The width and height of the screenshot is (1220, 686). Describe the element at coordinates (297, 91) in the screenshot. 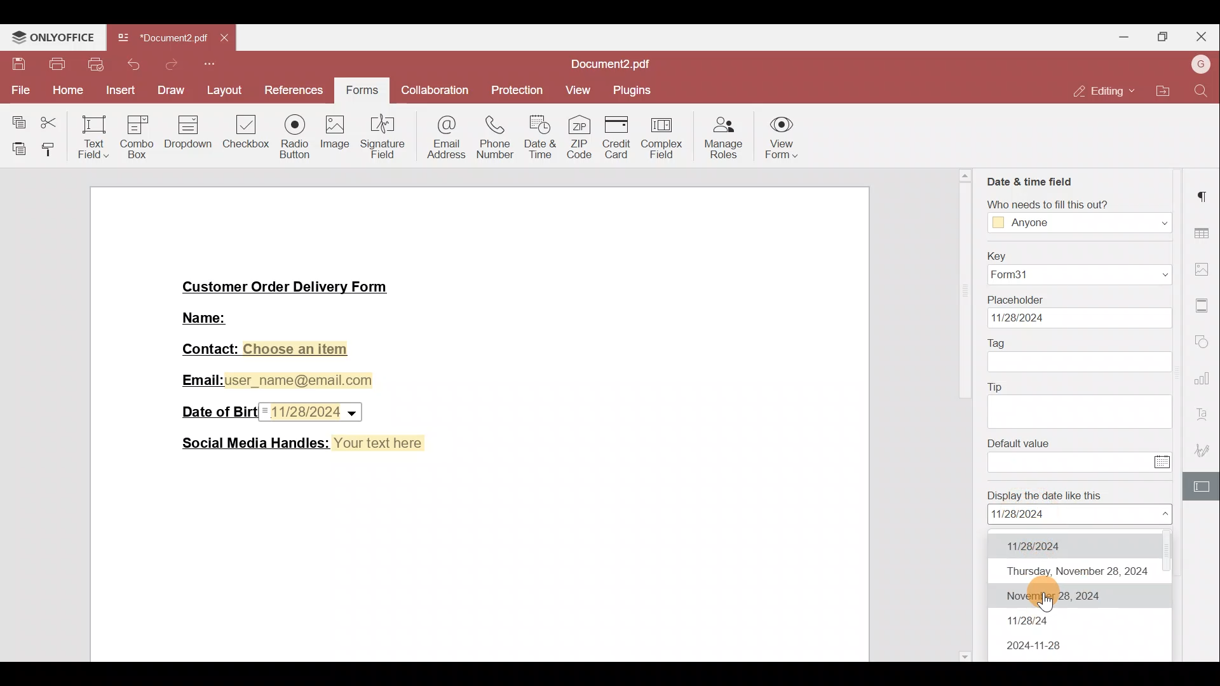

I see `References` at that location.